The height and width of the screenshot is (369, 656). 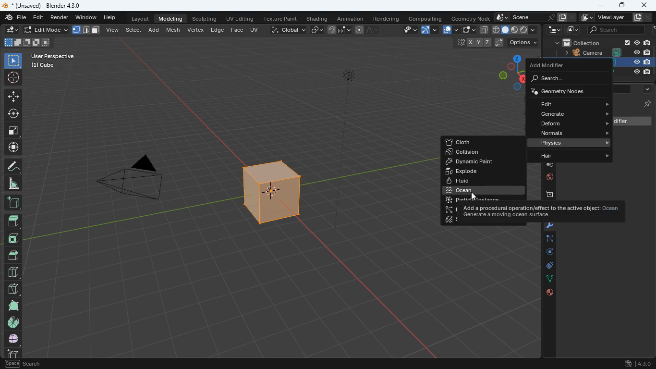 I want to click on uv editing, so click(x=240, y=18).